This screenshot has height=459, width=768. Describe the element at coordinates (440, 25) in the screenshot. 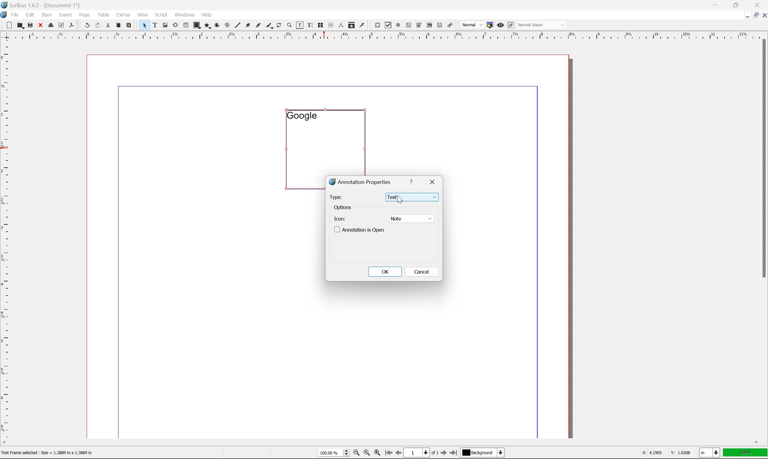

I see `text annotation` at that location.